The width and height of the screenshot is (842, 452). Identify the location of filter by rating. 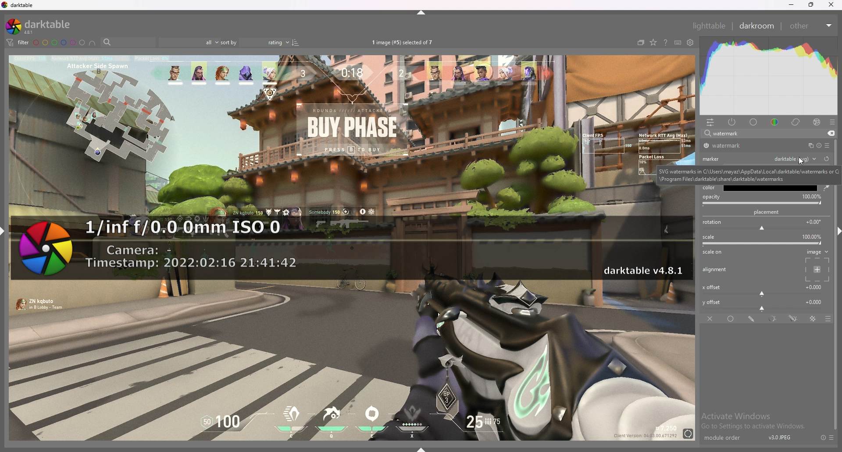
(188, 42).